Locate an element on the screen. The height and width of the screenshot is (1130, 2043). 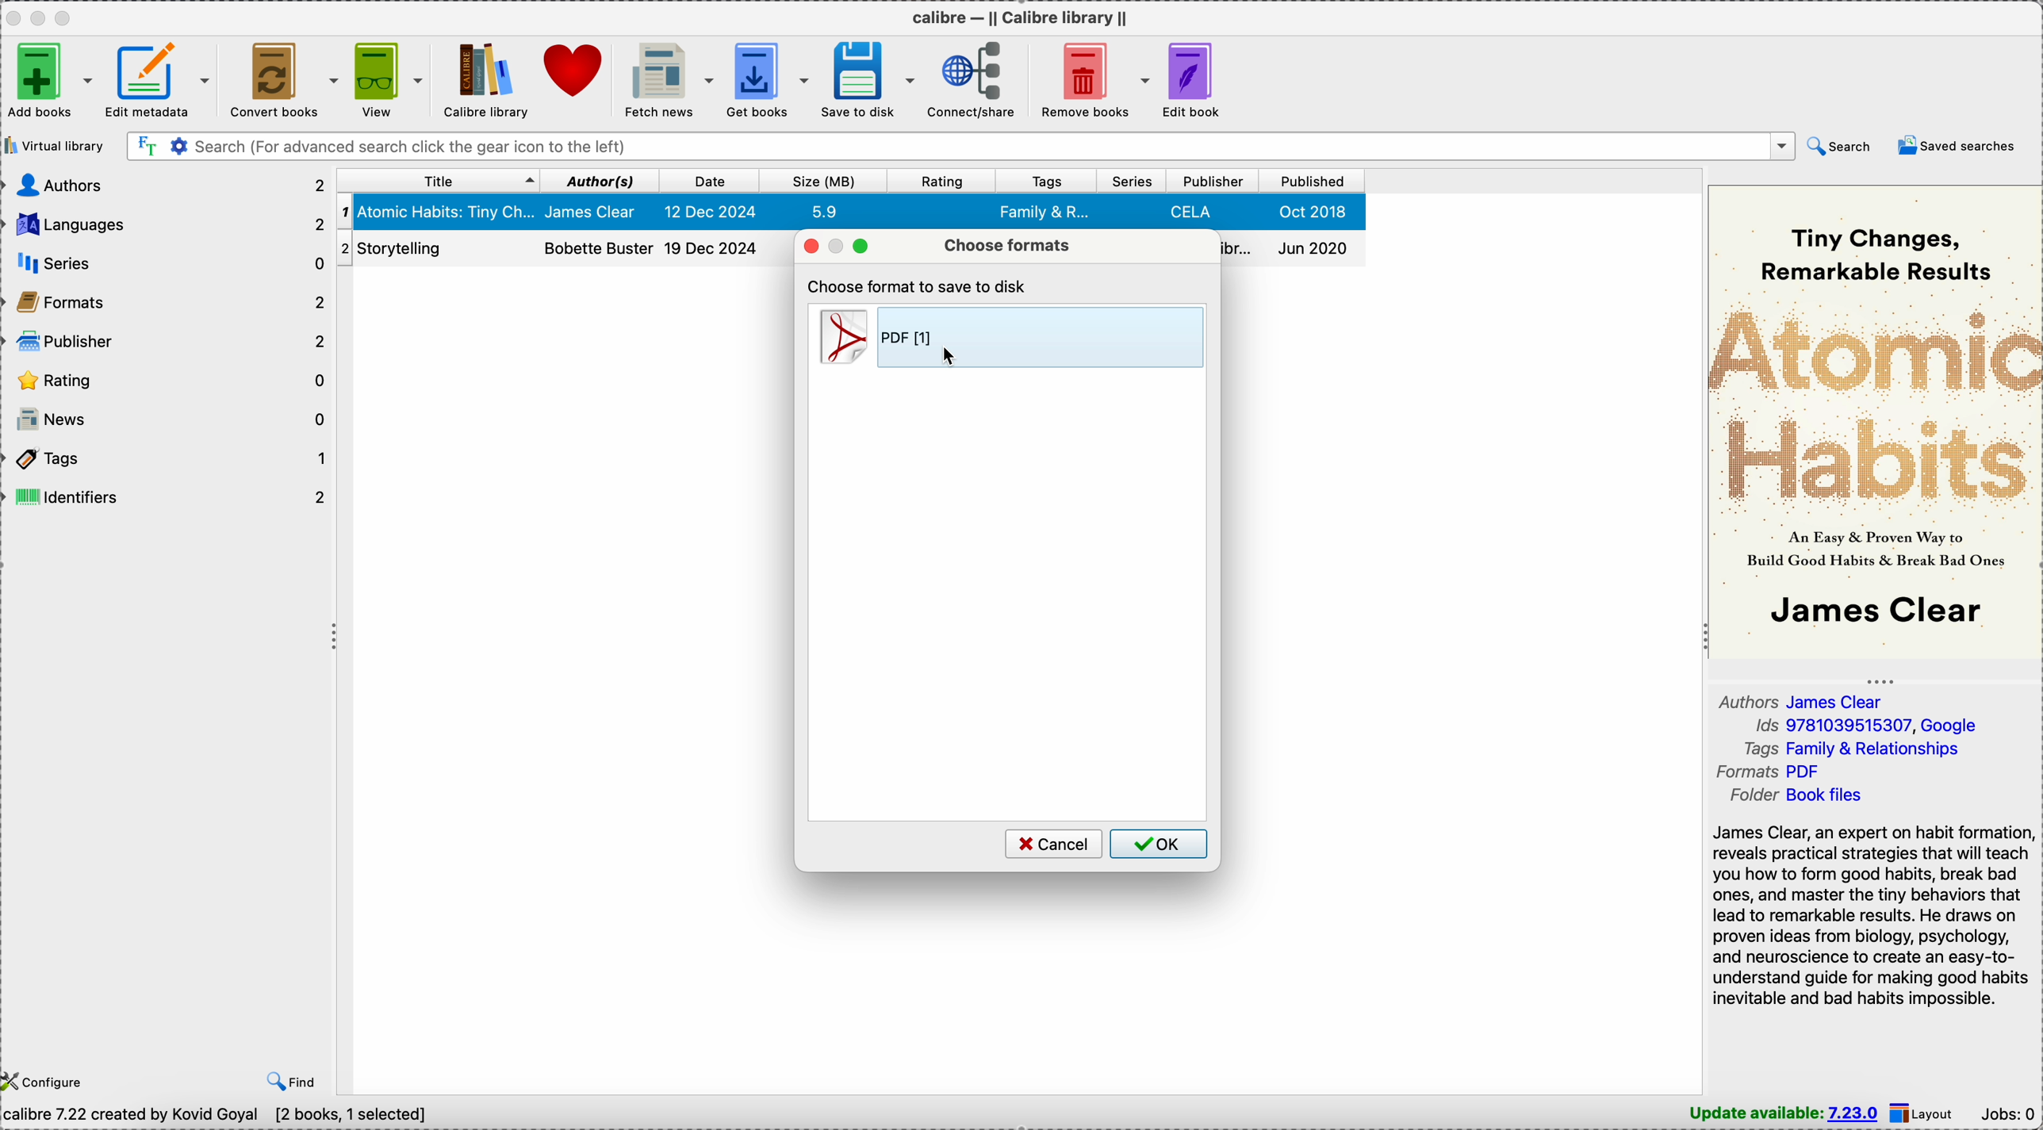
close popup is located at coordinates (810, 247).